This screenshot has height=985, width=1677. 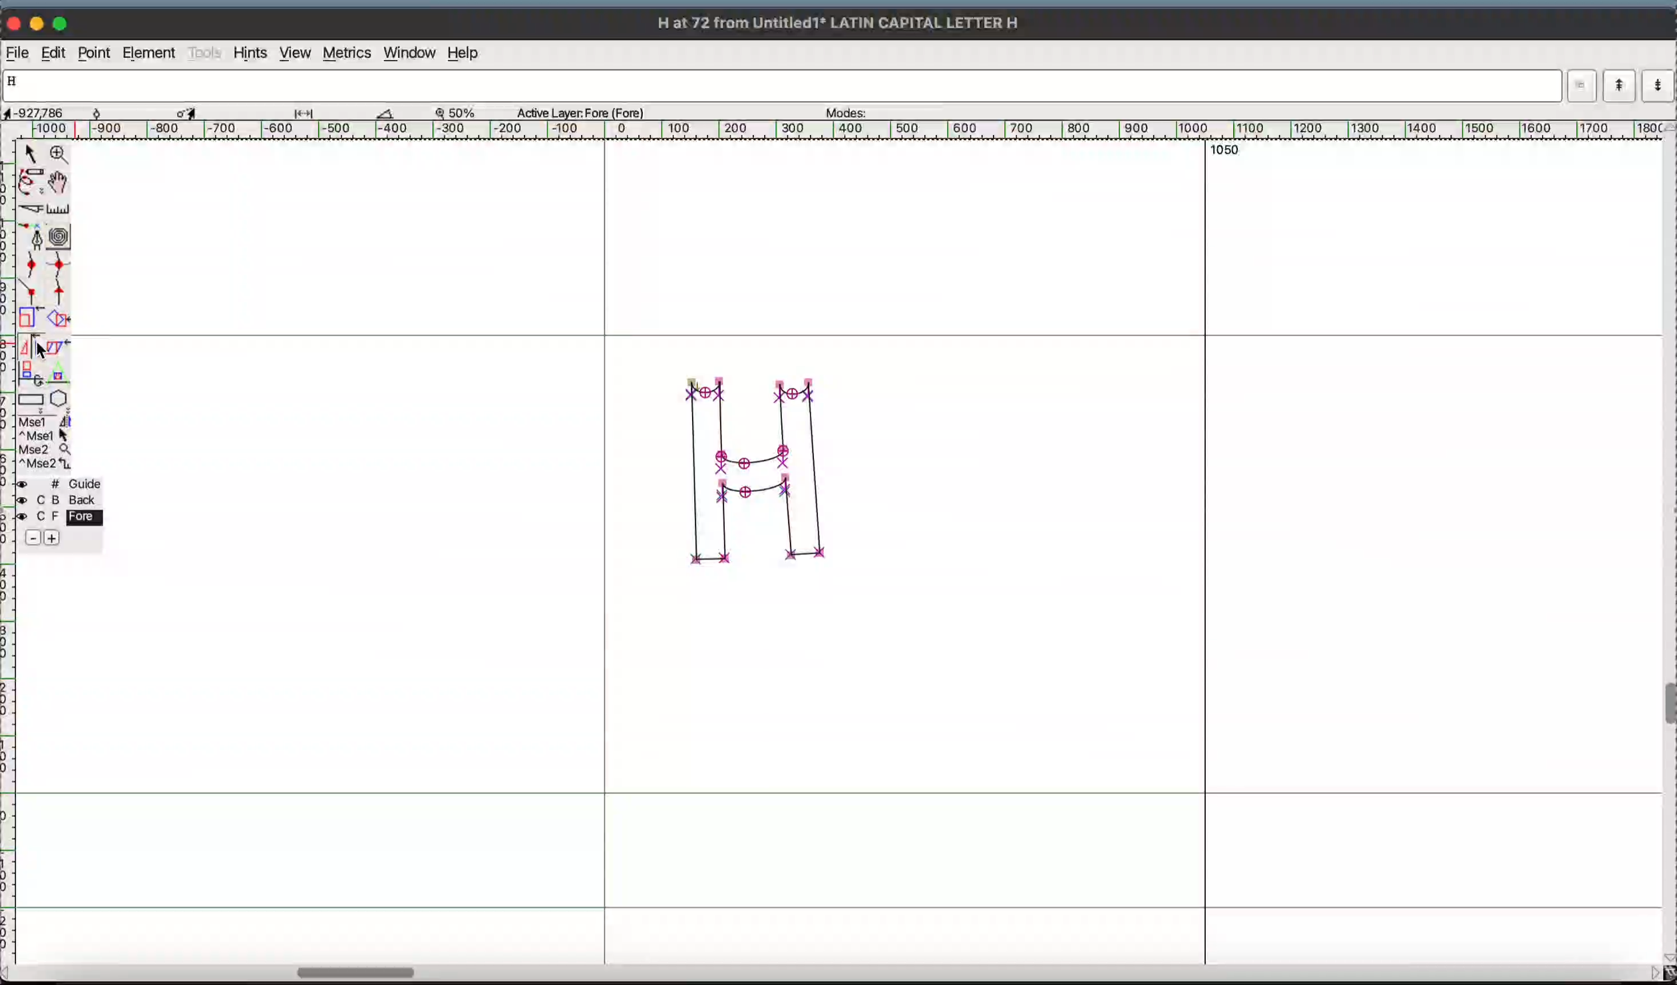 What do you see at coordinates (293, 53) in the screenshot?
I see `view` at bounding box center [293, 53].